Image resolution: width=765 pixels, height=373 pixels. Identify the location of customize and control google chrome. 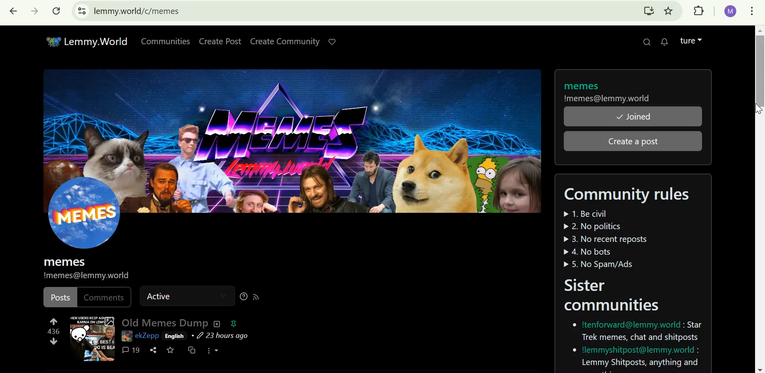
(752, 12).